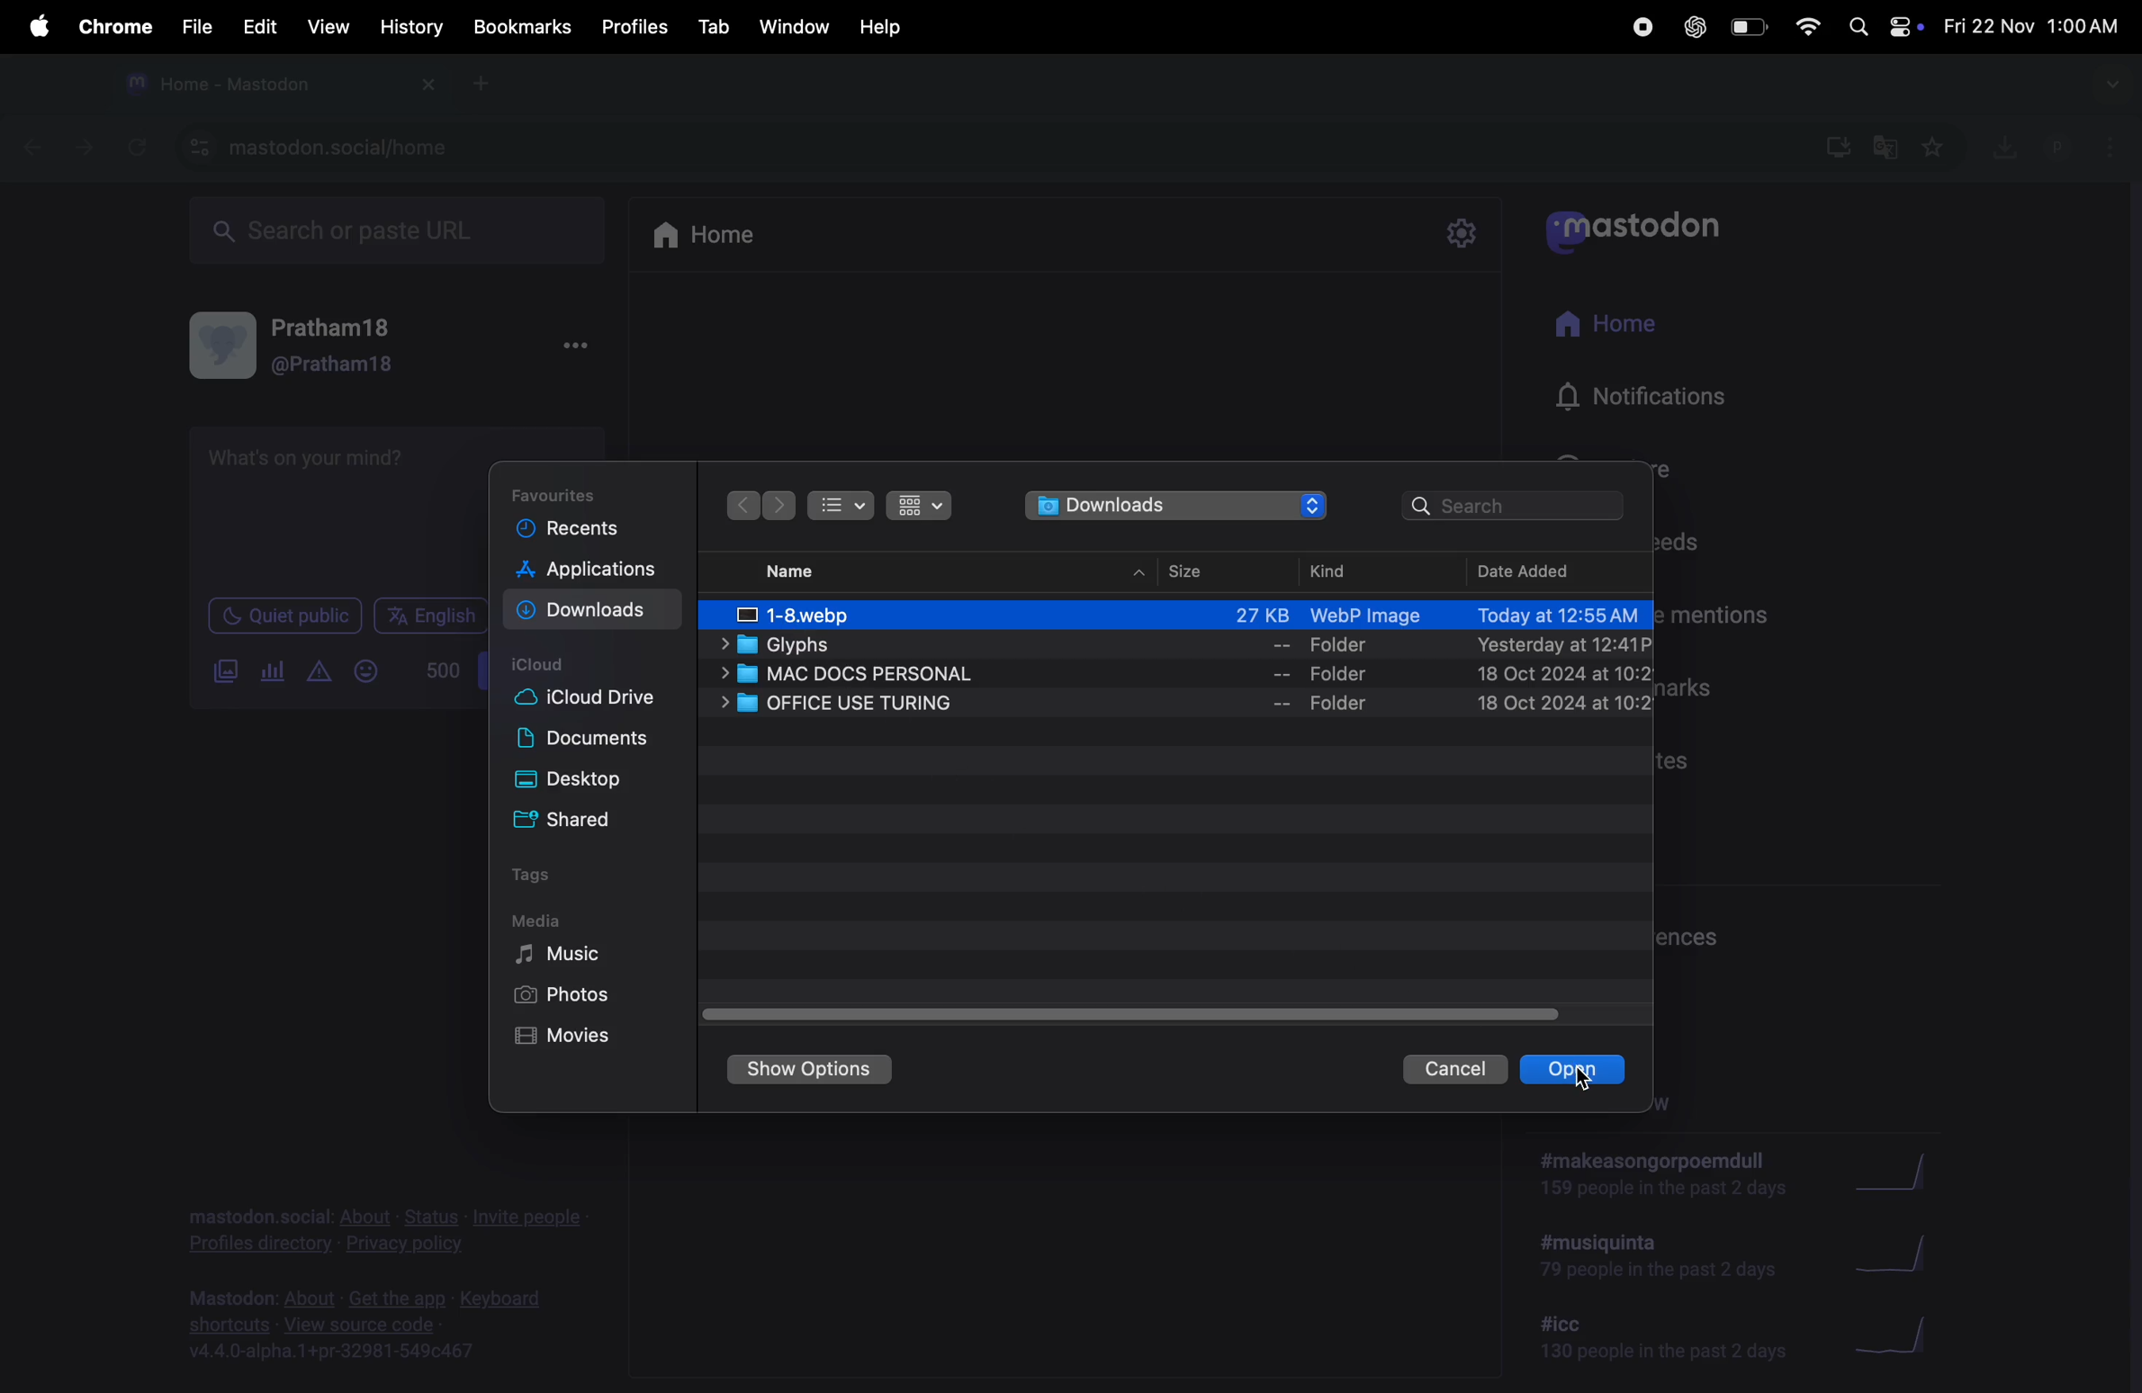 Image resolution: width=2142 pixels, height=1393 pixels. Describe the element at coordinates (328, 26) in the screenshot. I see `view` at that location.